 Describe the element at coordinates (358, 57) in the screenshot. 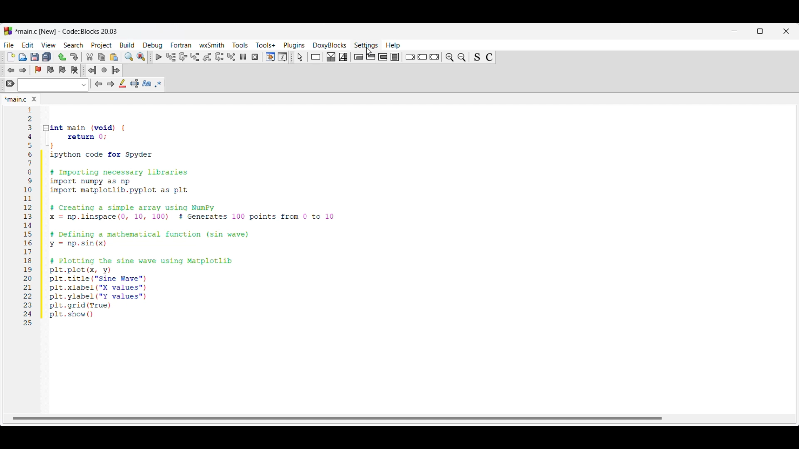

I see `Entry condition loop` at that location.